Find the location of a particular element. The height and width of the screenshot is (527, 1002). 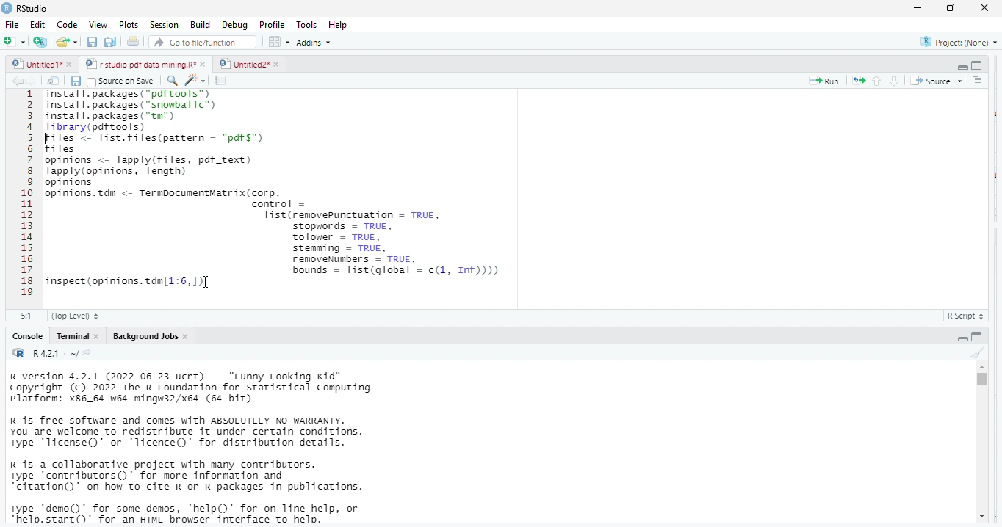

close is located at coordinates (986, 8).